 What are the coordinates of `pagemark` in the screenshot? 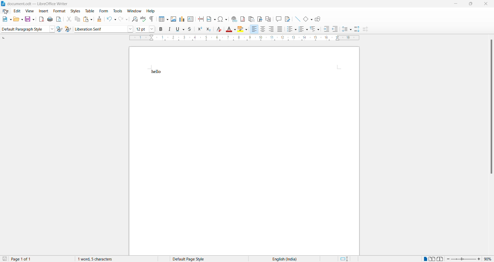 It's located at (4, 38).